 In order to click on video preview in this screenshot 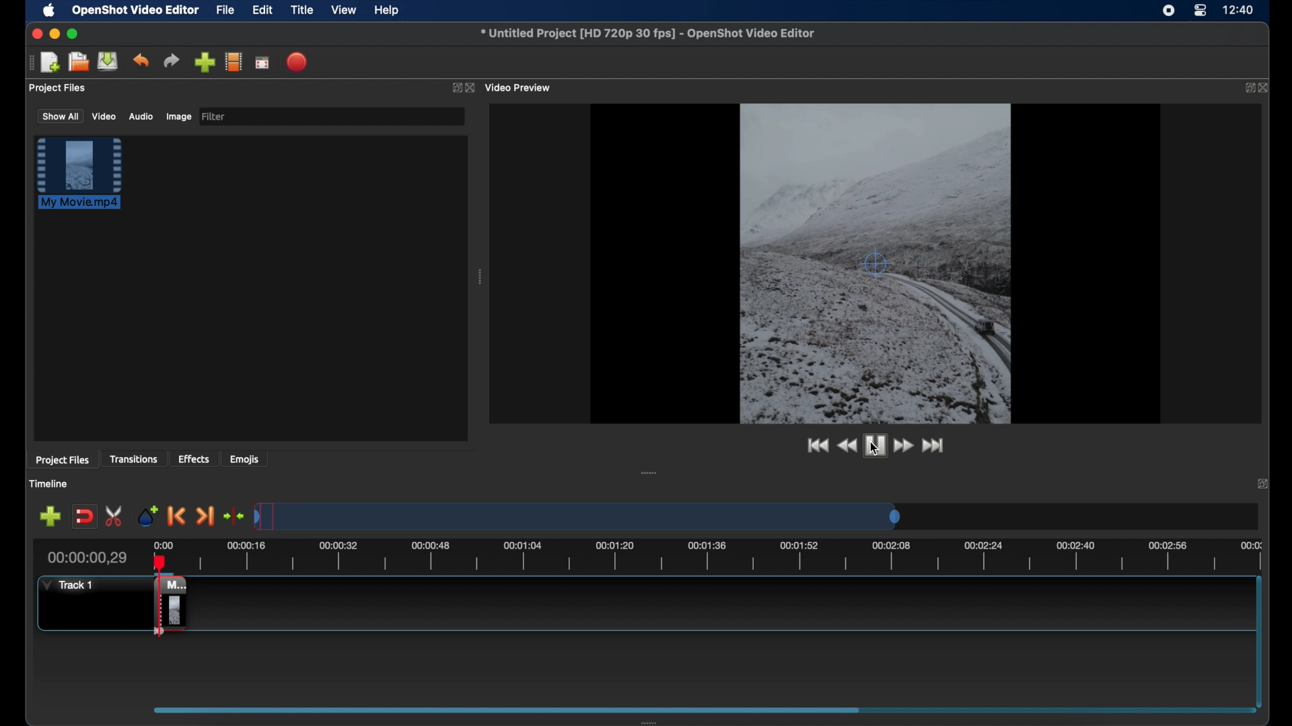, I will do `click(519, 88)`.